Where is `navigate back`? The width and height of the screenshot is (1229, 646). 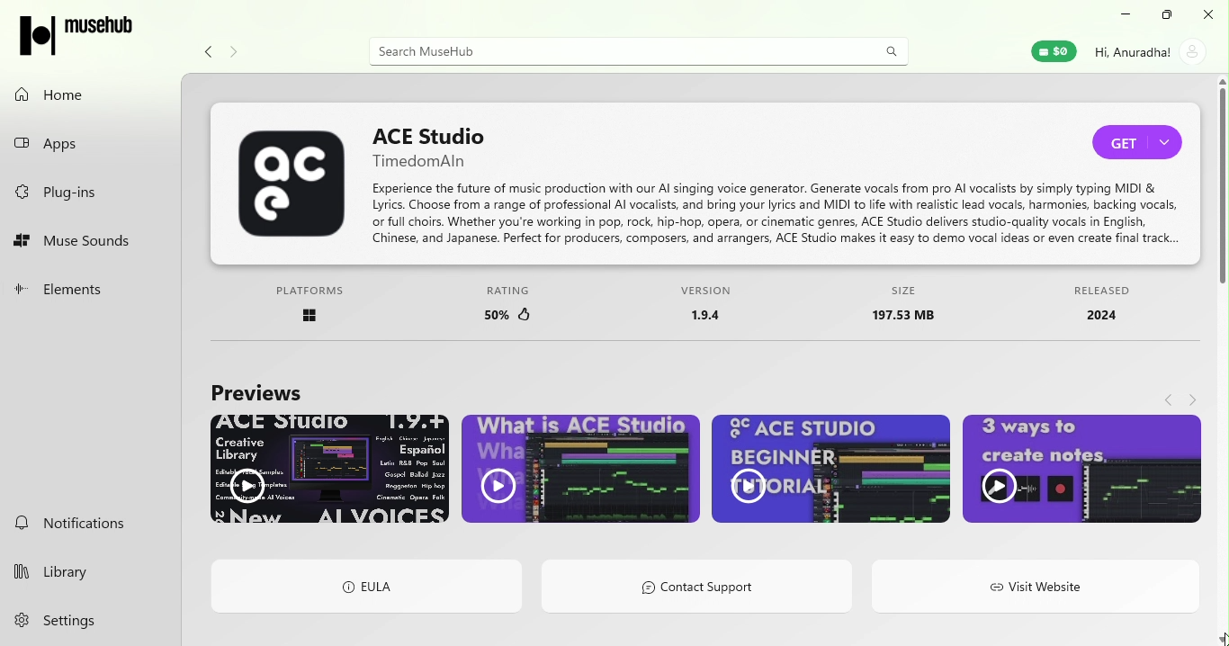 navigate back is located at coordinates (209, 49).